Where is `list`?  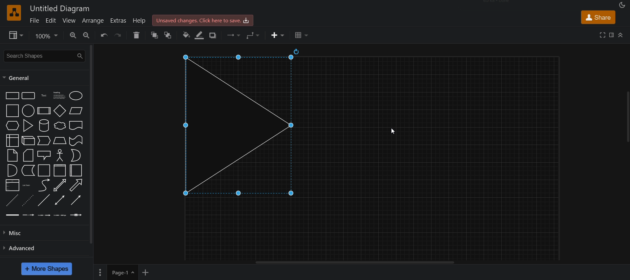
list is located at coordinates (12, 185).